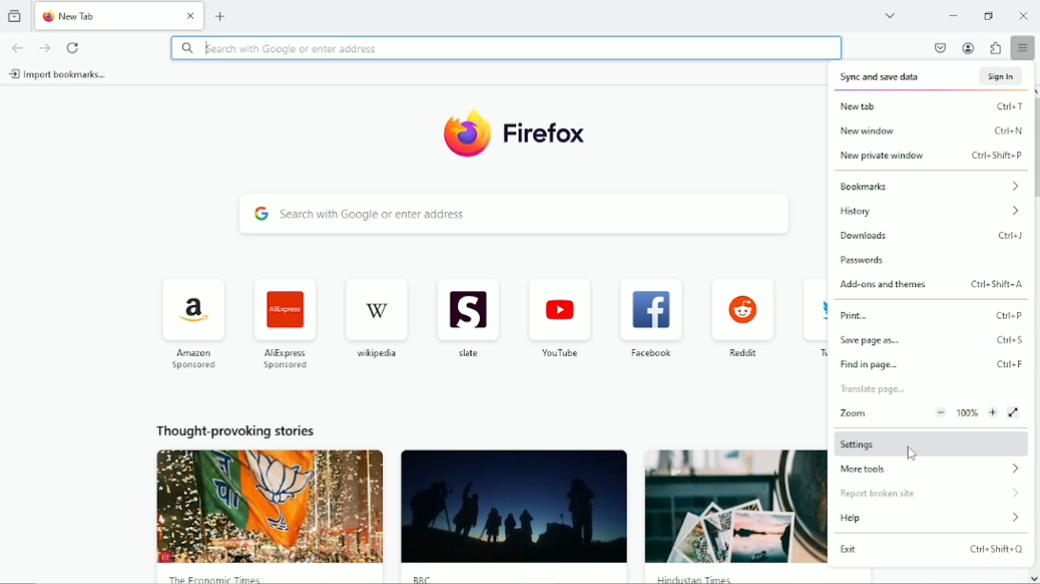 The image size is (1040, 584). I want to click on cursor, so click(911, 453).